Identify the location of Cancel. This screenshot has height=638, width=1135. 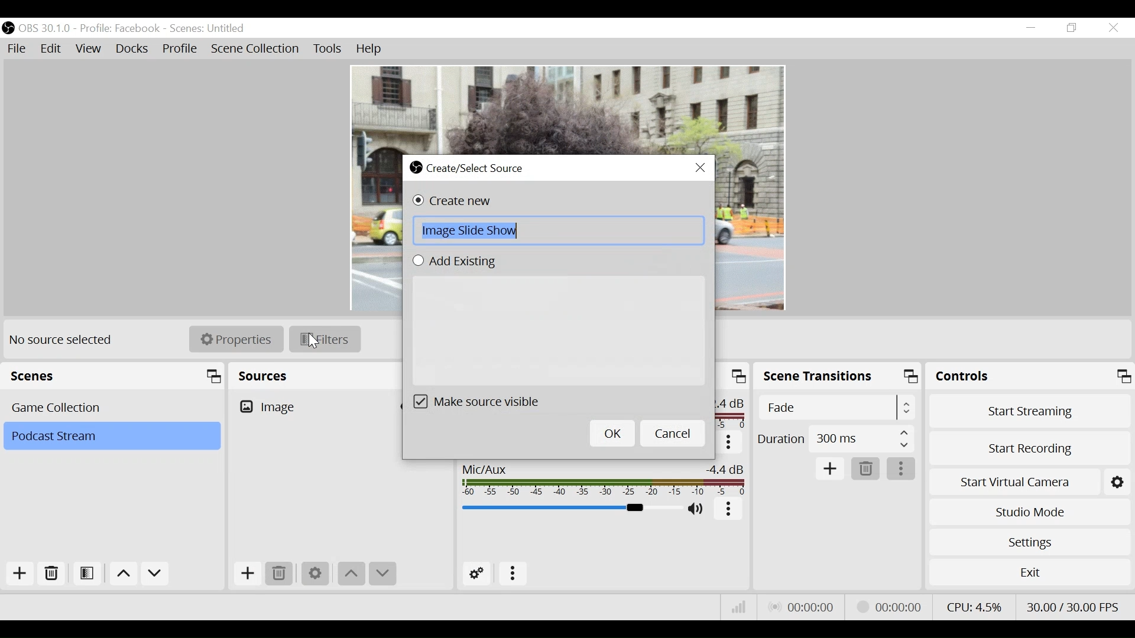
(673, 433).